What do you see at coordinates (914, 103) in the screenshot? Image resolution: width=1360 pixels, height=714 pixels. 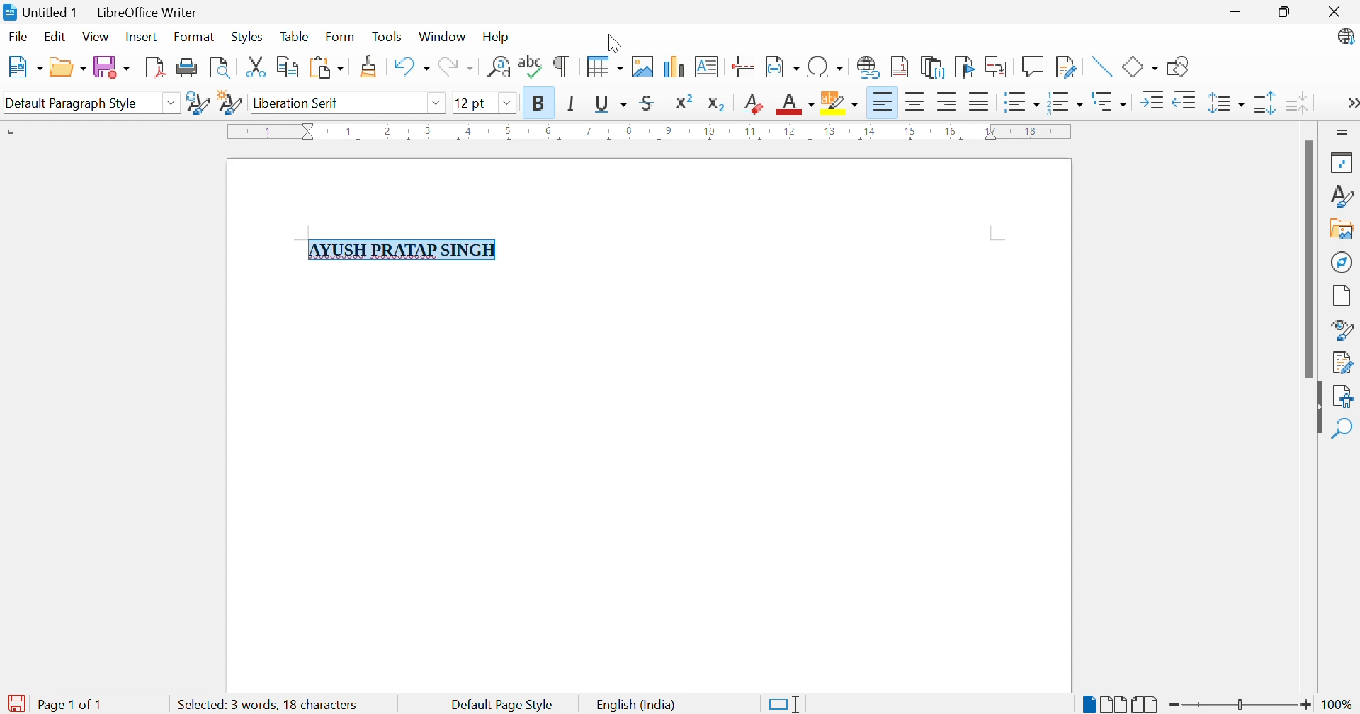 I see `Align Center` at bounding box center [914, 103].